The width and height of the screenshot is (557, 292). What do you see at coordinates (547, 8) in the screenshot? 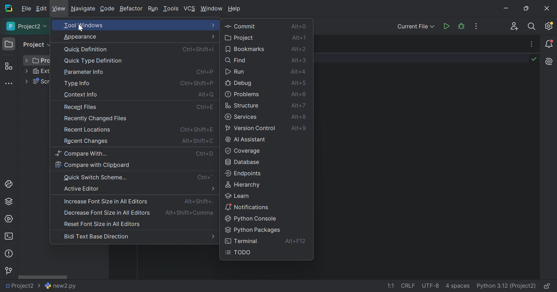
I see `Close` at bounding box center [547, 8].